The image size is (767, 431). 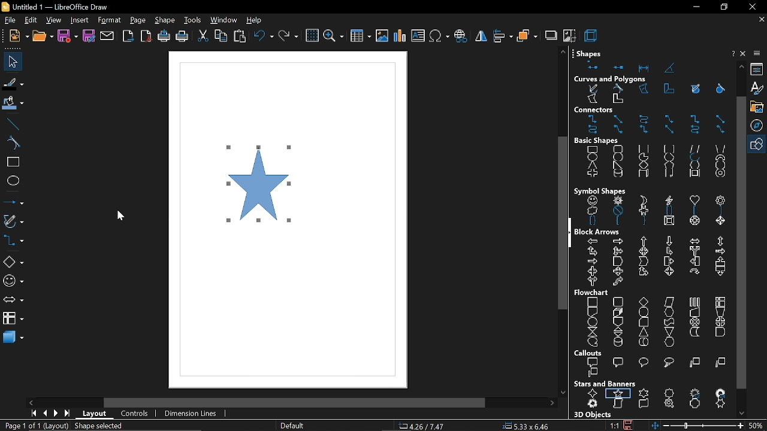 What do you see at coordinates (382, 36) in the screenshot?
I see `insert image` at bounding box center [382, 36].